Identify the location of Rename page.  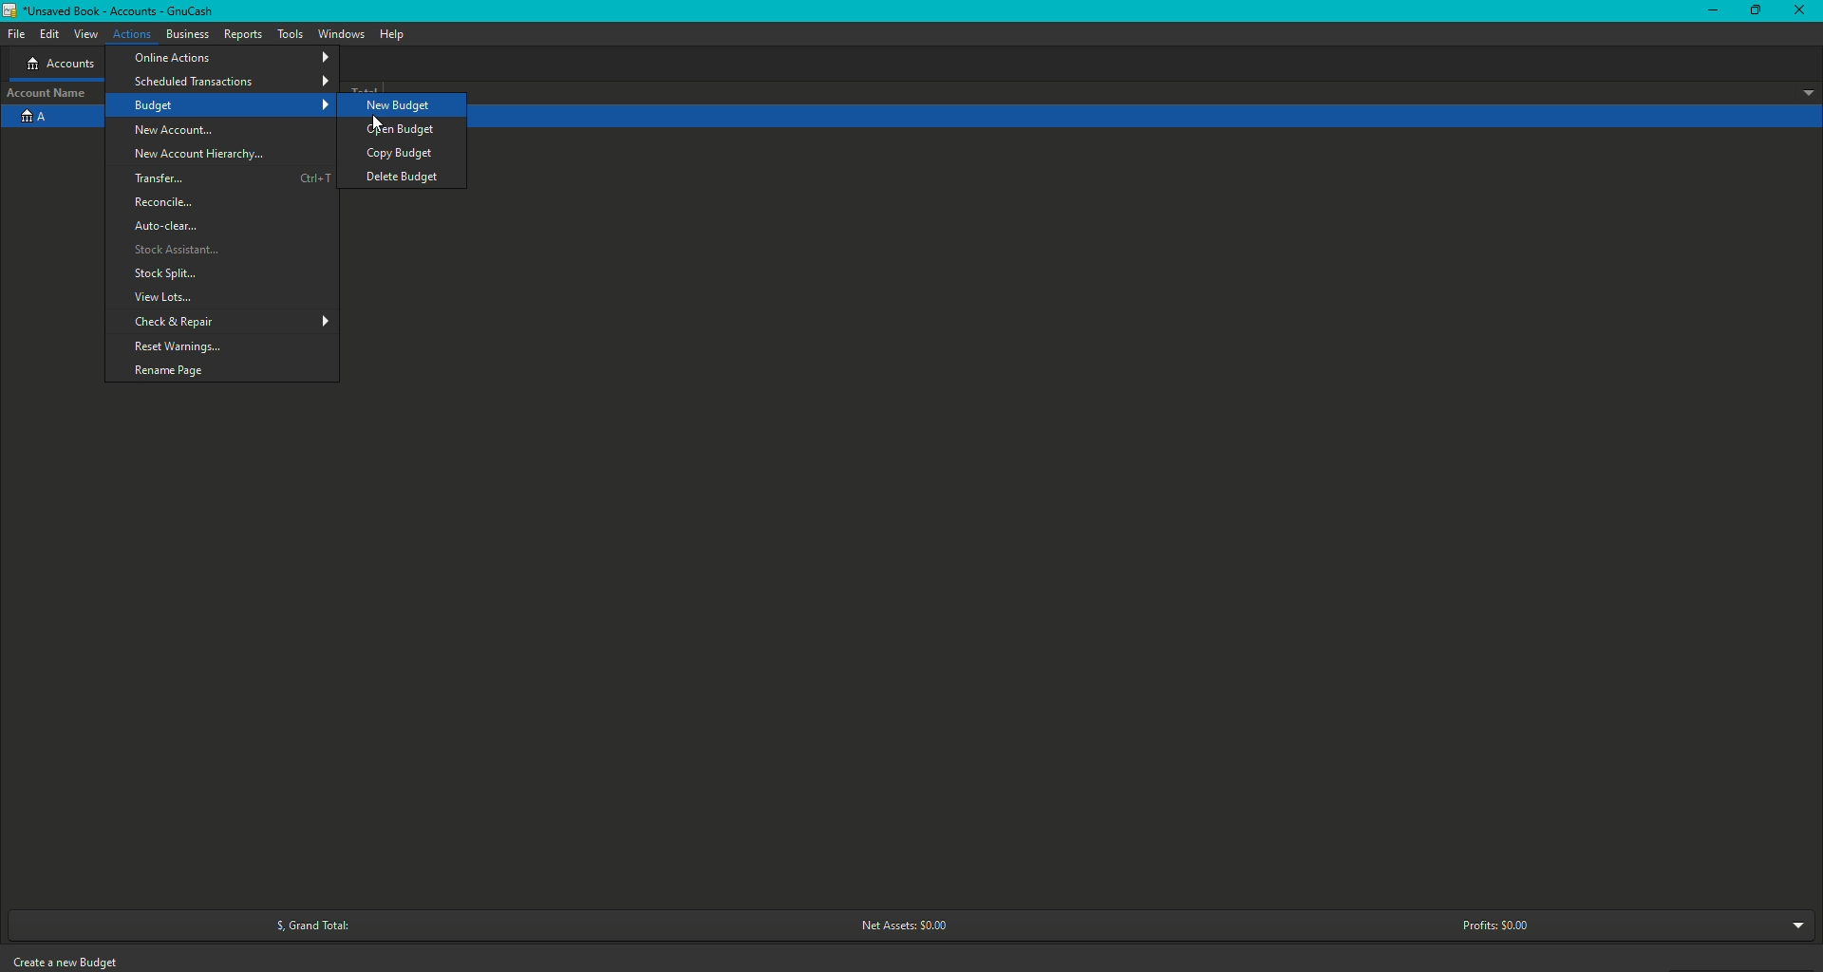
(170, 373).